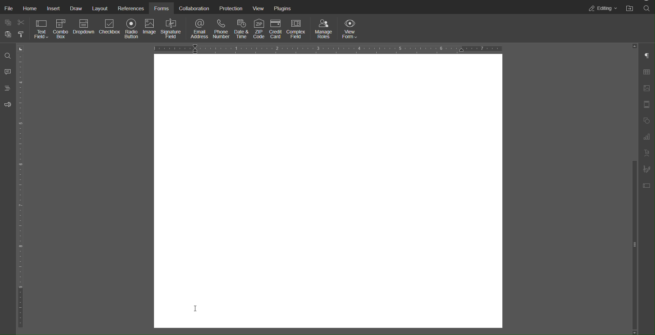 Image resolution: width=655 pixels, height=335 pixels. Describe the element at coordinates (646, 154) in the screenshot. I see `Text Art` at that location.